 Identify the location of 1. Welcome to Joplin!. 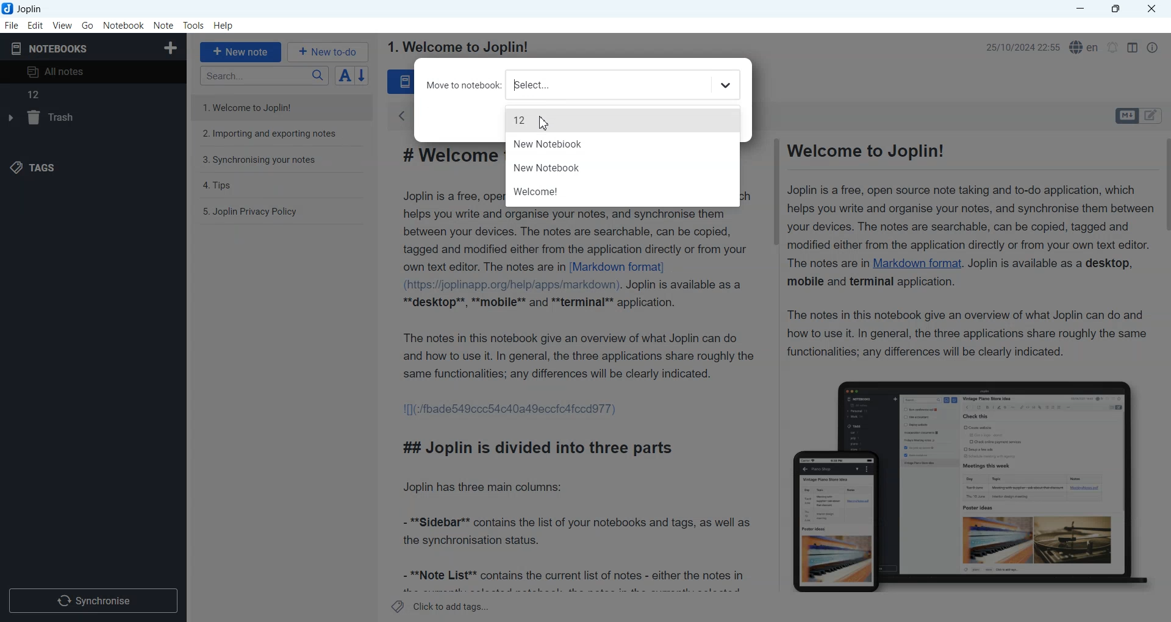
(257, 107).